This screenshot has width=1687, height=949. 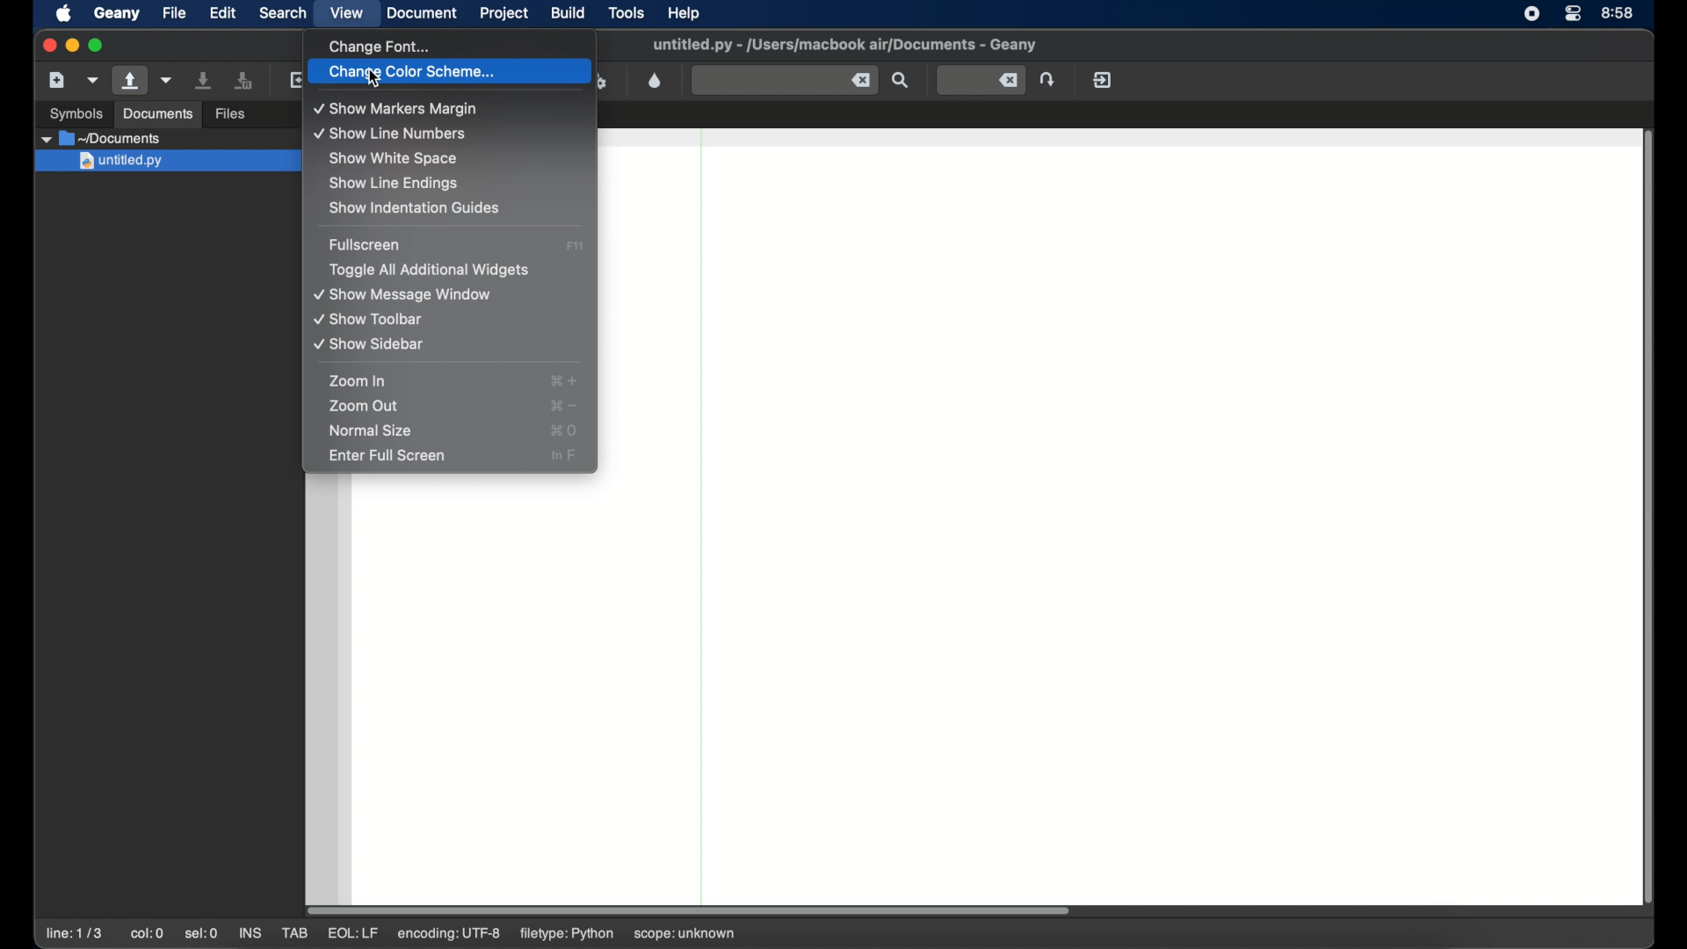 What do you see at coordinates (626, 13) in the screenshot?
I see `tools` at bounding box center [626, 13].